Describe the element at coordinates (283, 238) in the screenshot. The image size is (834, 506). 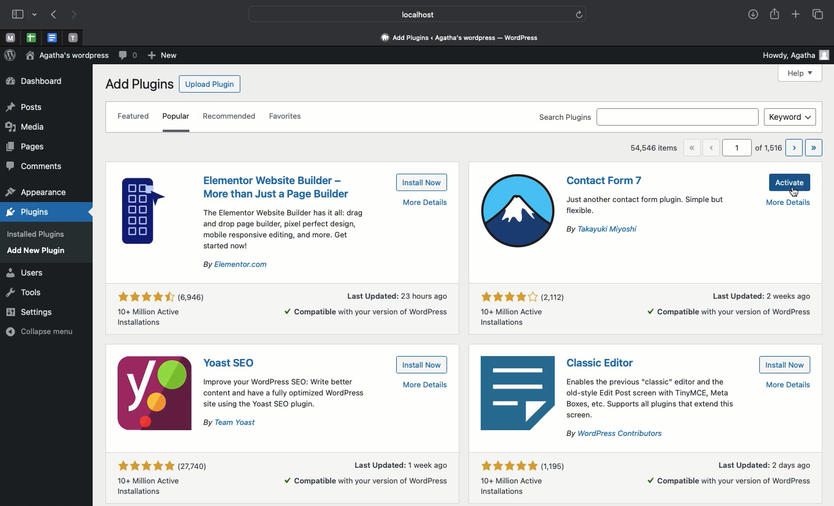
I see `Informational text` at that location.